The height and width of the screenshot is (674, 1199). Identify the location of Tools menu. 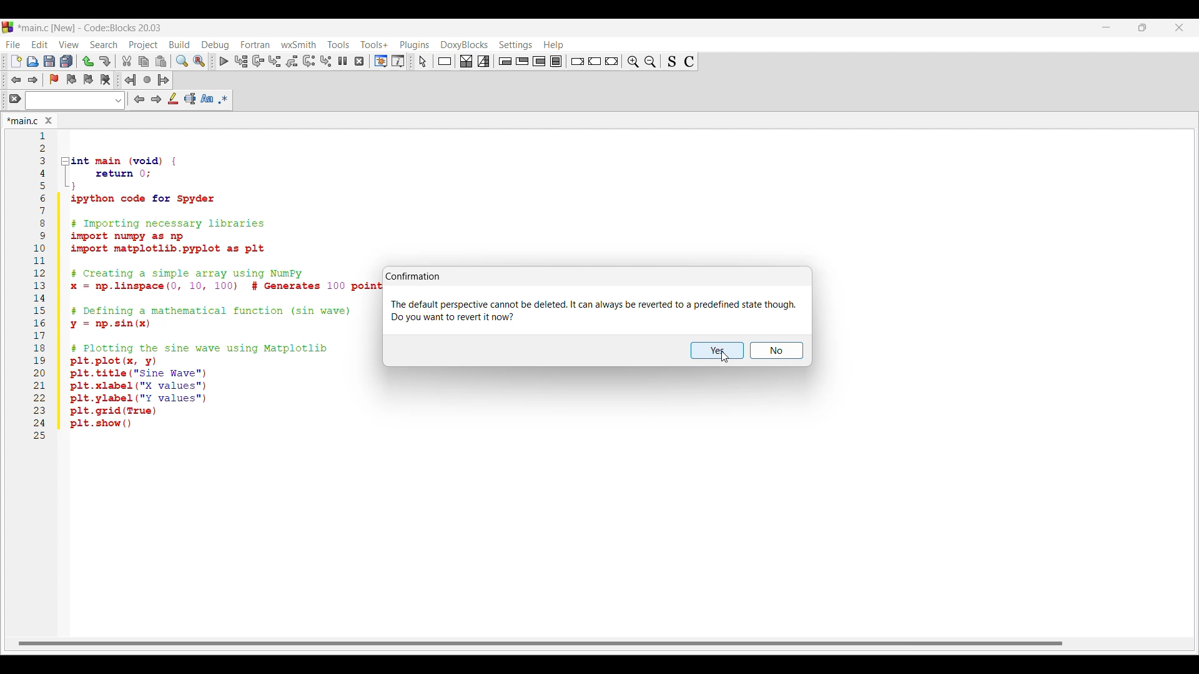
(338, 44).